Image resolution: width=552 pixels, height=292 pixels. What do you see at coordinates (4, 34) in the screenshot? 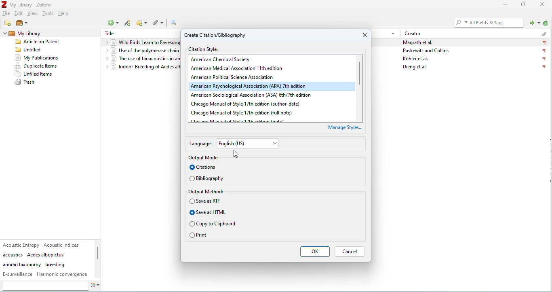
I see `drop down` at bounding box center [4, 34].